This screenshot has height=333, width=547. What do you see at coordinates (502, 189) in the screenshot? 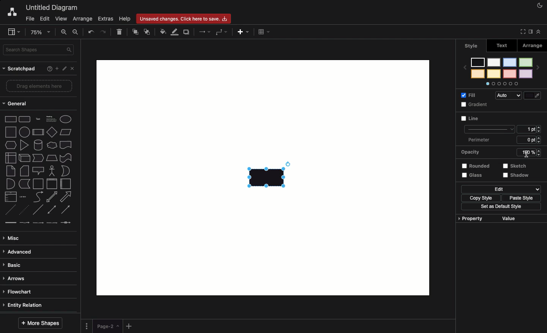
I see `Edit` at bounding box center [502, 189].